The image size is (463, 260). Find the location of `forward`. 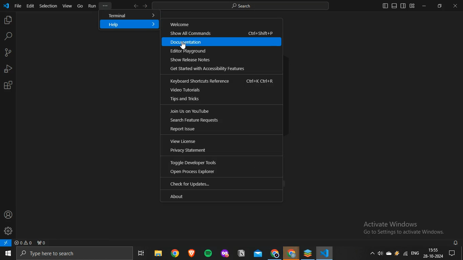

forward is located at coordinates (145, 6).